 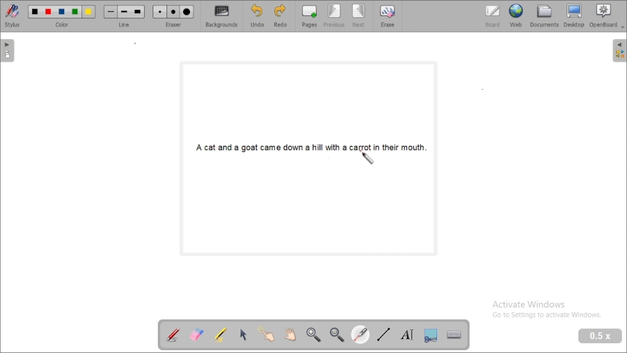 I want to click on pages, so click(x=309, y=16).